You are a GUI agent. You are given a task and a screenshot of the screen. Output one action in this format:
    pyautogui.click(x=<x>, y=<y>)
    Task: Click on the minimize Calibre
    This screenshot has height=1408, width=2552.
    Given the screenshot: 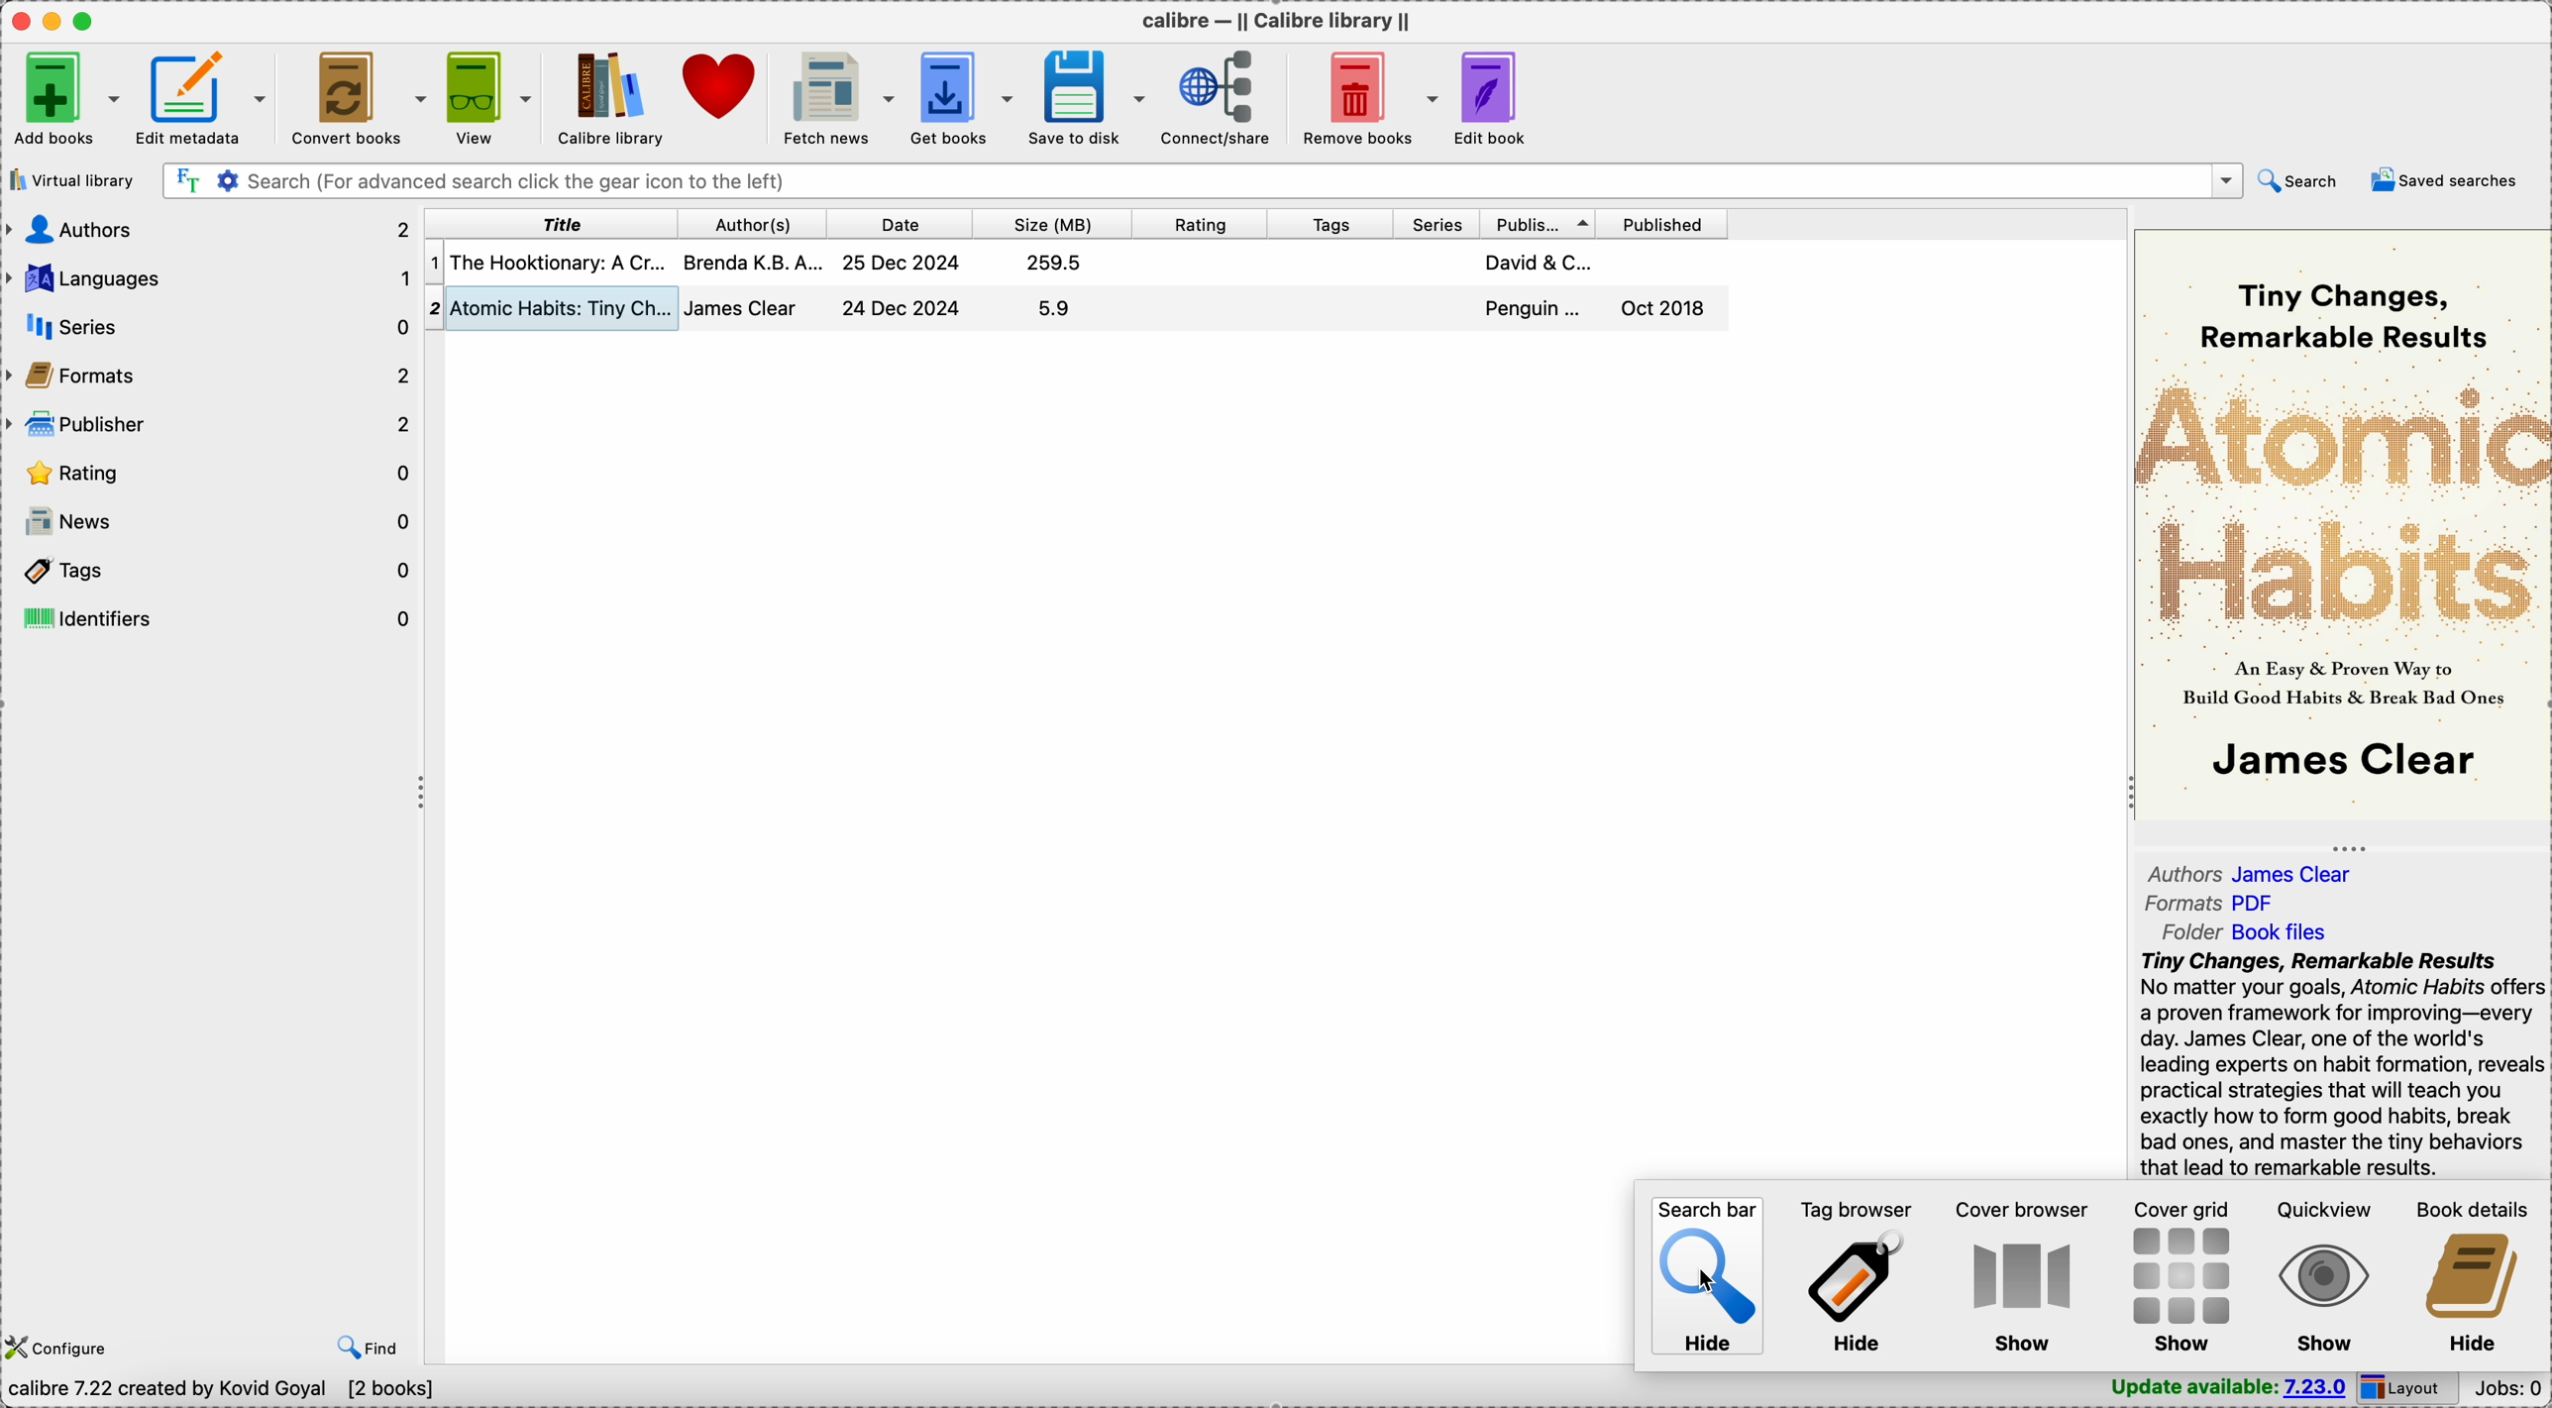 What is the action you would take?
    pyautogui.click(x=53, y=22)
    